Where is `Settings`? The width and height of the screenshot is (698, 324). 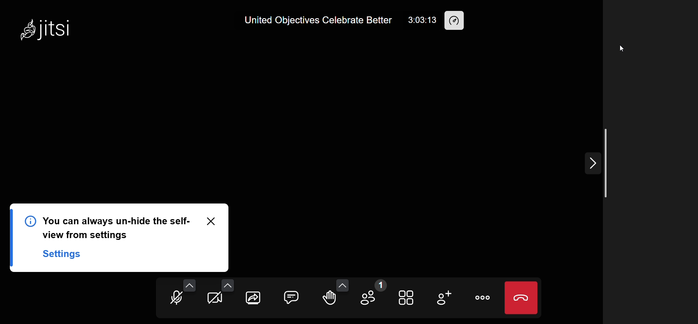
Settings is located at coordinates (63, 254).